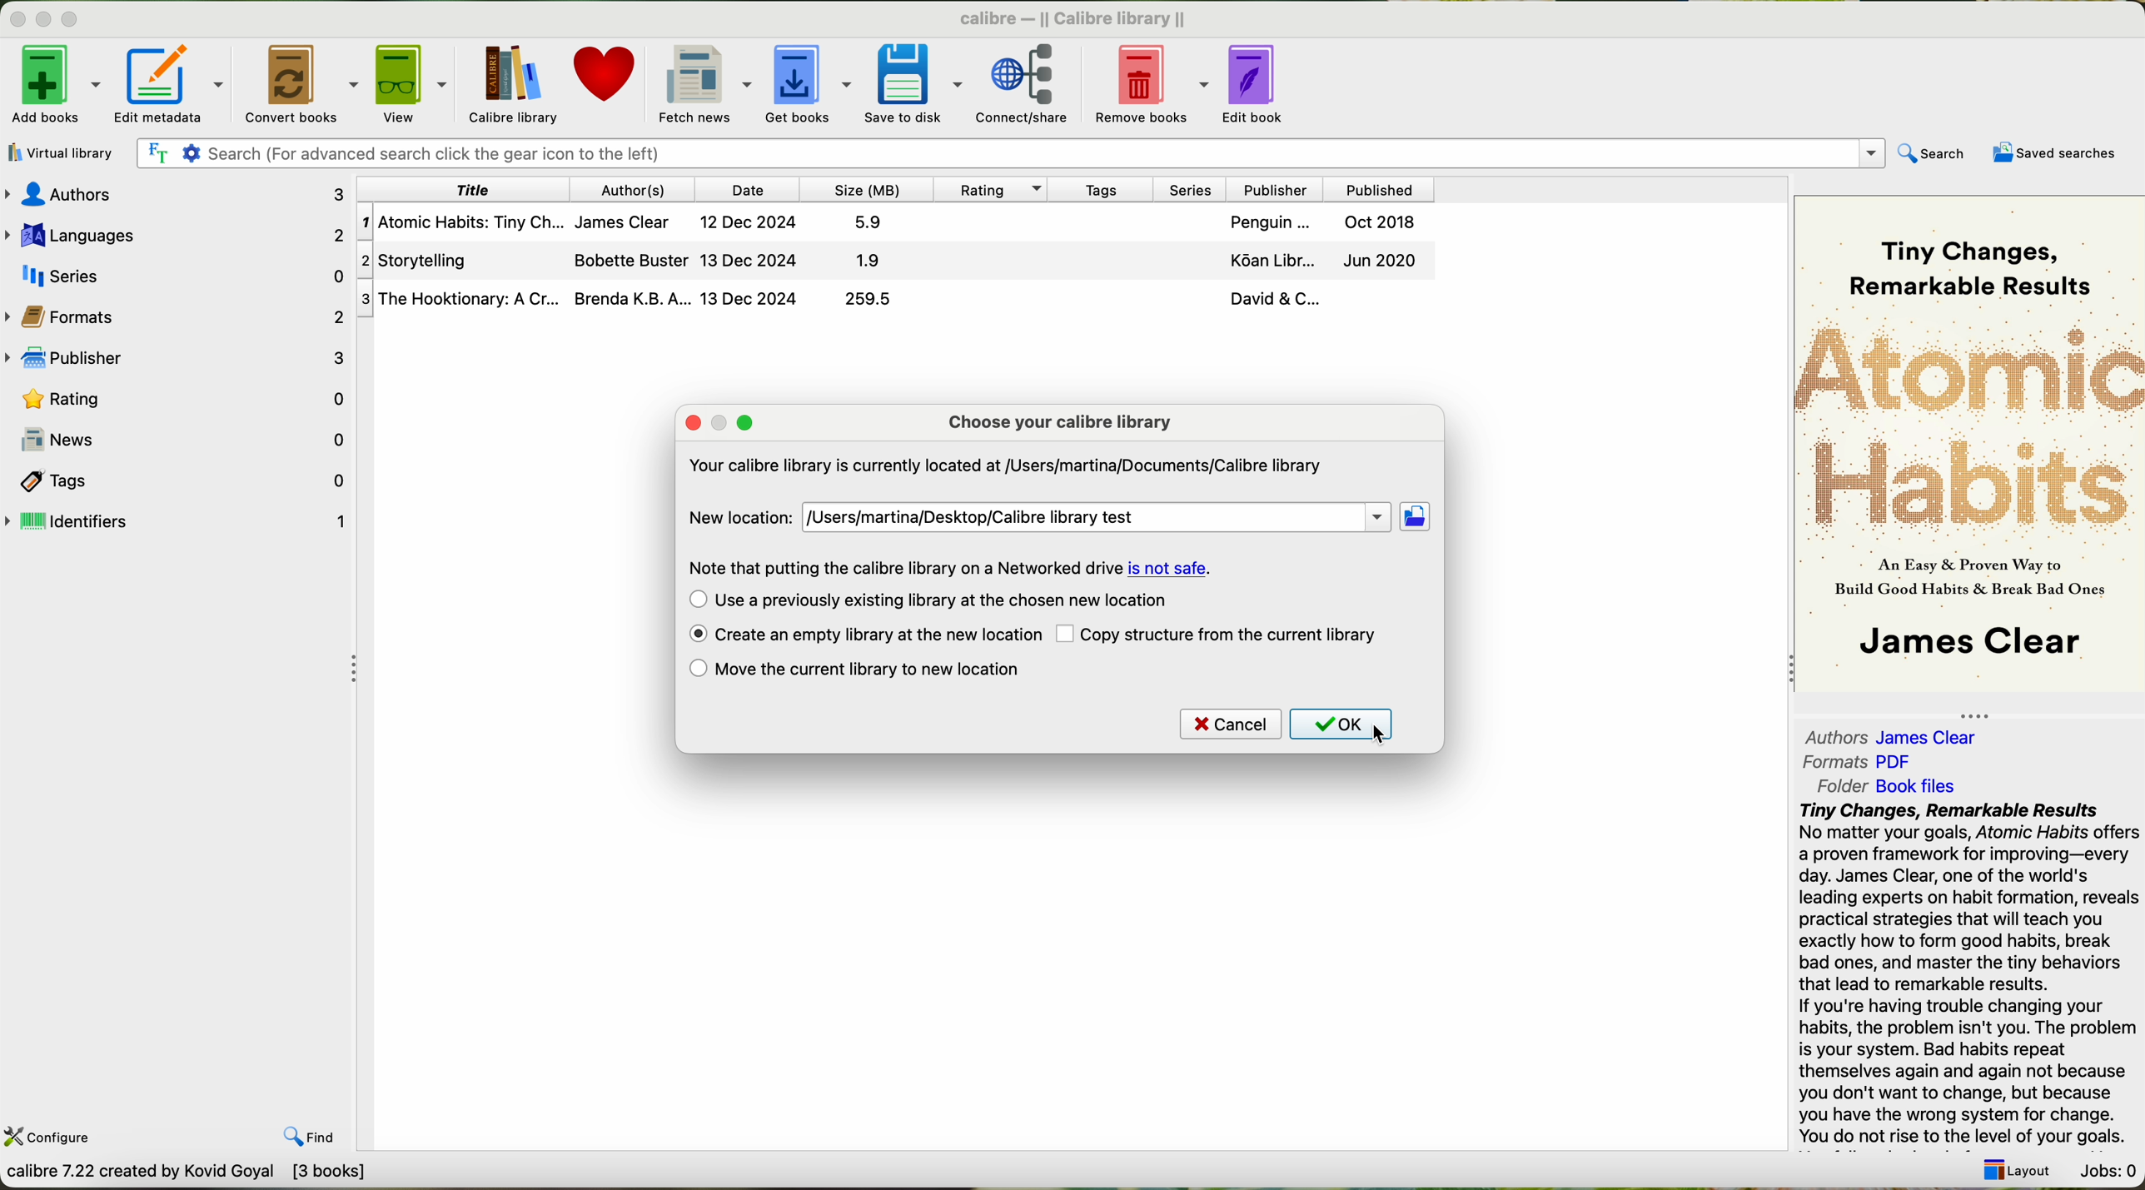 The height and width of the screenshot is (1190, 2145). I want to click on on: | /Users/martina/Desktop/Calibre library test, so click(1095, 518).